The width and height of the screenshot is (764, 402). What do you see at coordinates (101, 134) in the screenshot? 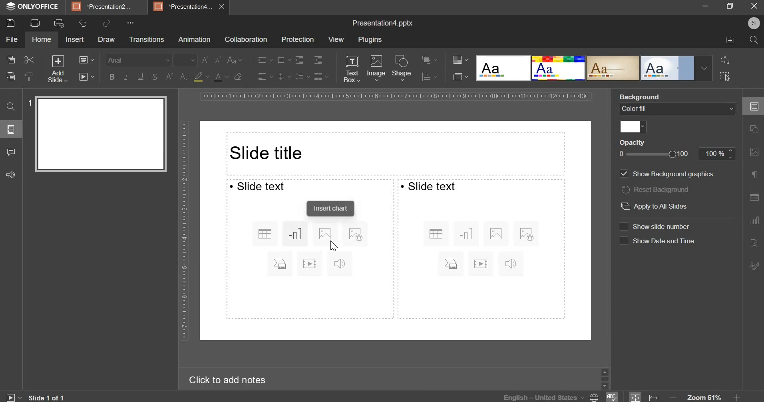
I see `slide preview` at bounding box center [101, 134].